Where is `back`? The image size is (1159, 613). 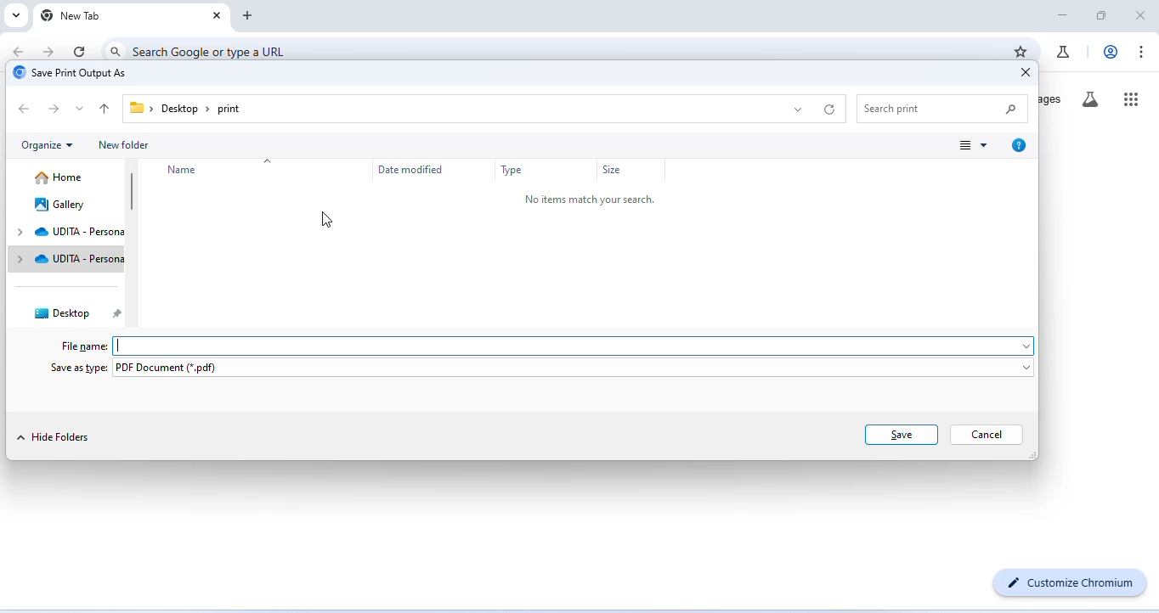
back is located at coordinates (25, 110).